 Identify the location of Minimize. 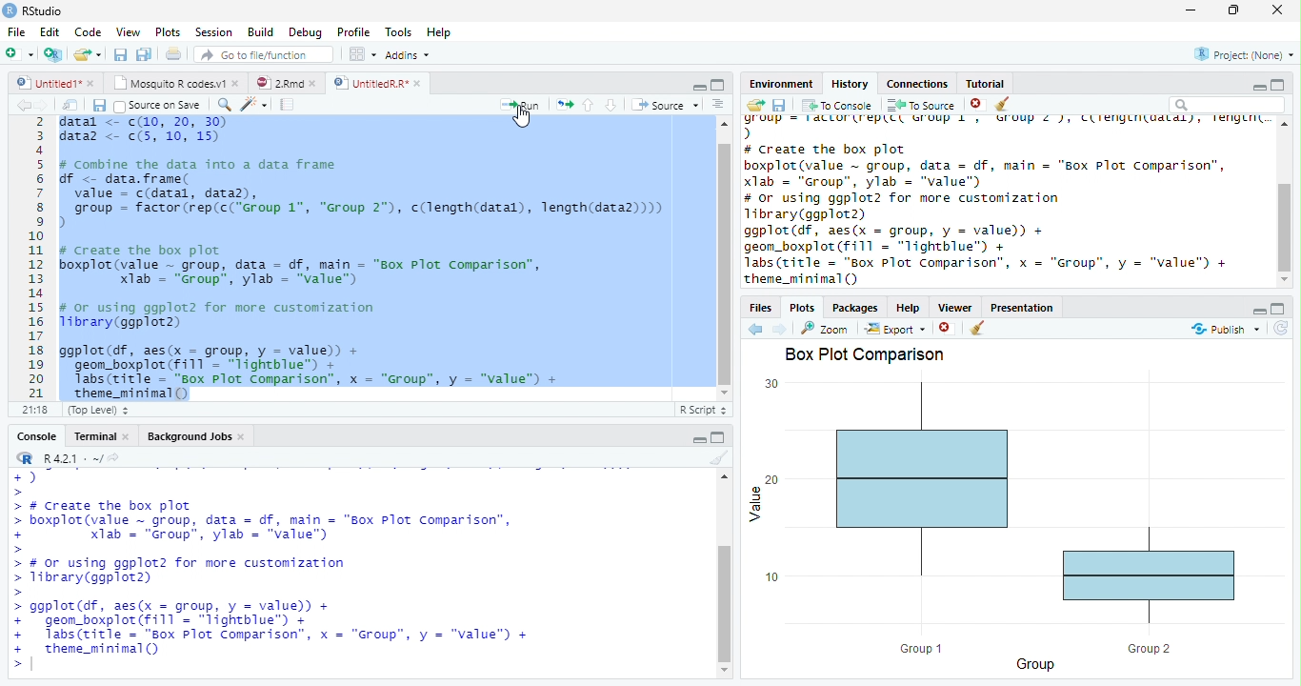
(1258, 88).